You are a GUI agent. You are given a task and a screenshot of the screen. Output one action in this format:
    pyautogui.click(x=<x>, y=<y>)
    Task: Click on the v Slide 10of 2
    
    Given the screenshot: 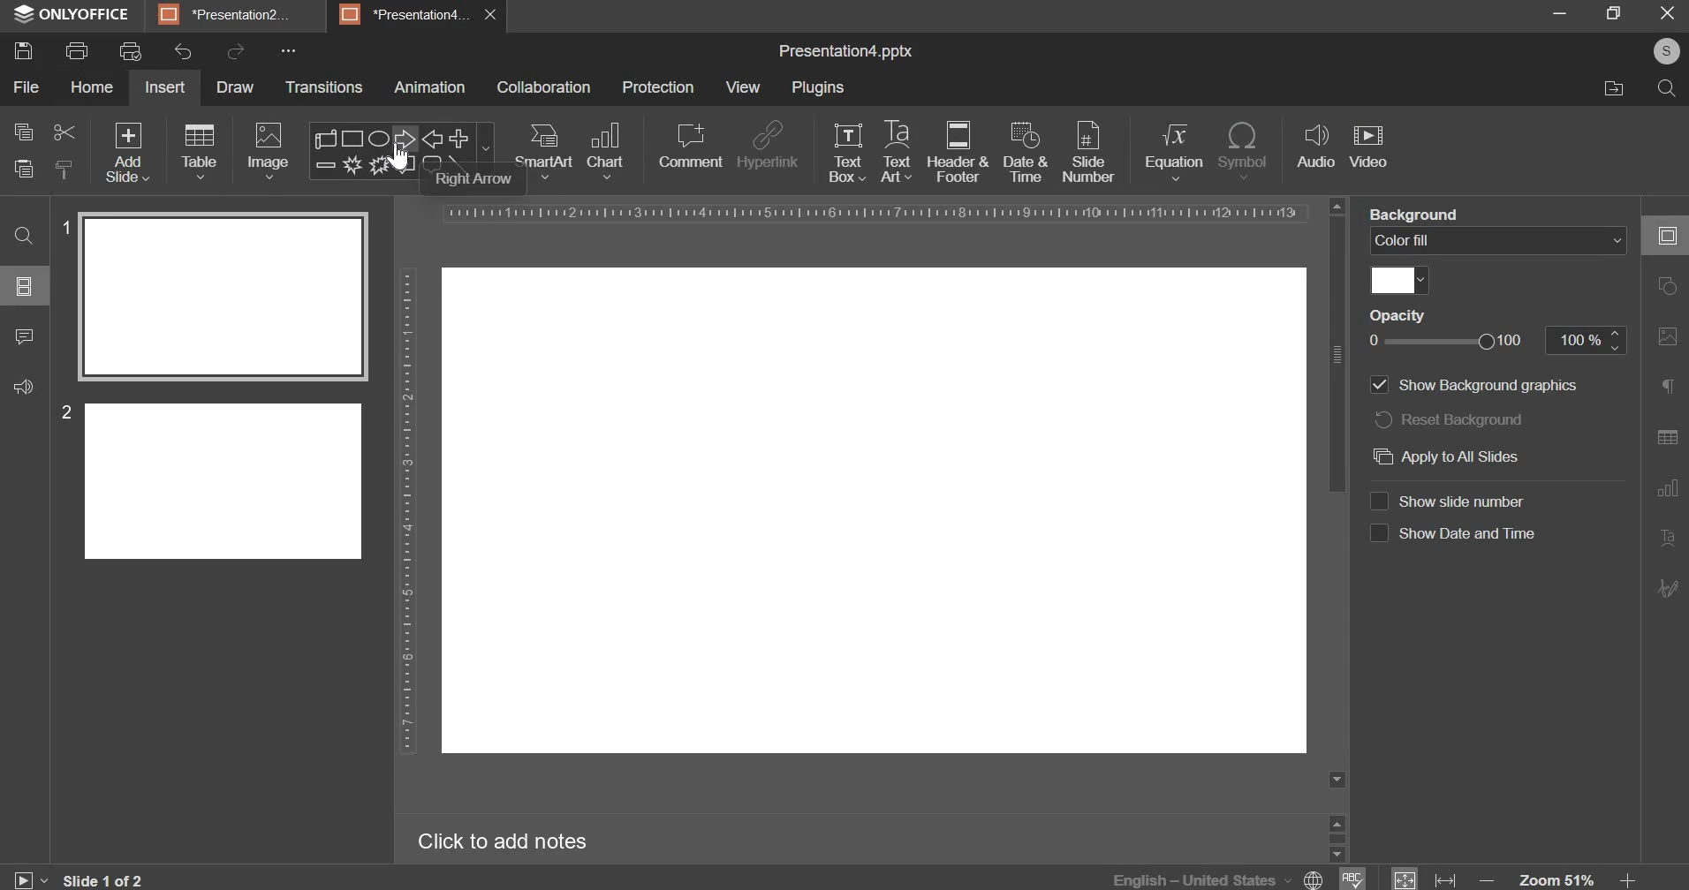 What is the action you would take?
    pyautogui.click(x=92, y=878)
    